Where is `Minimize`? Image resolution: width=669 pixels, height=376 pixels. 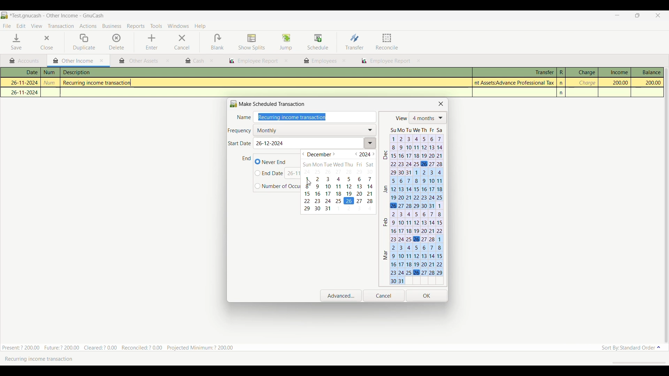 Minimize is located at coordinates (615, 16).